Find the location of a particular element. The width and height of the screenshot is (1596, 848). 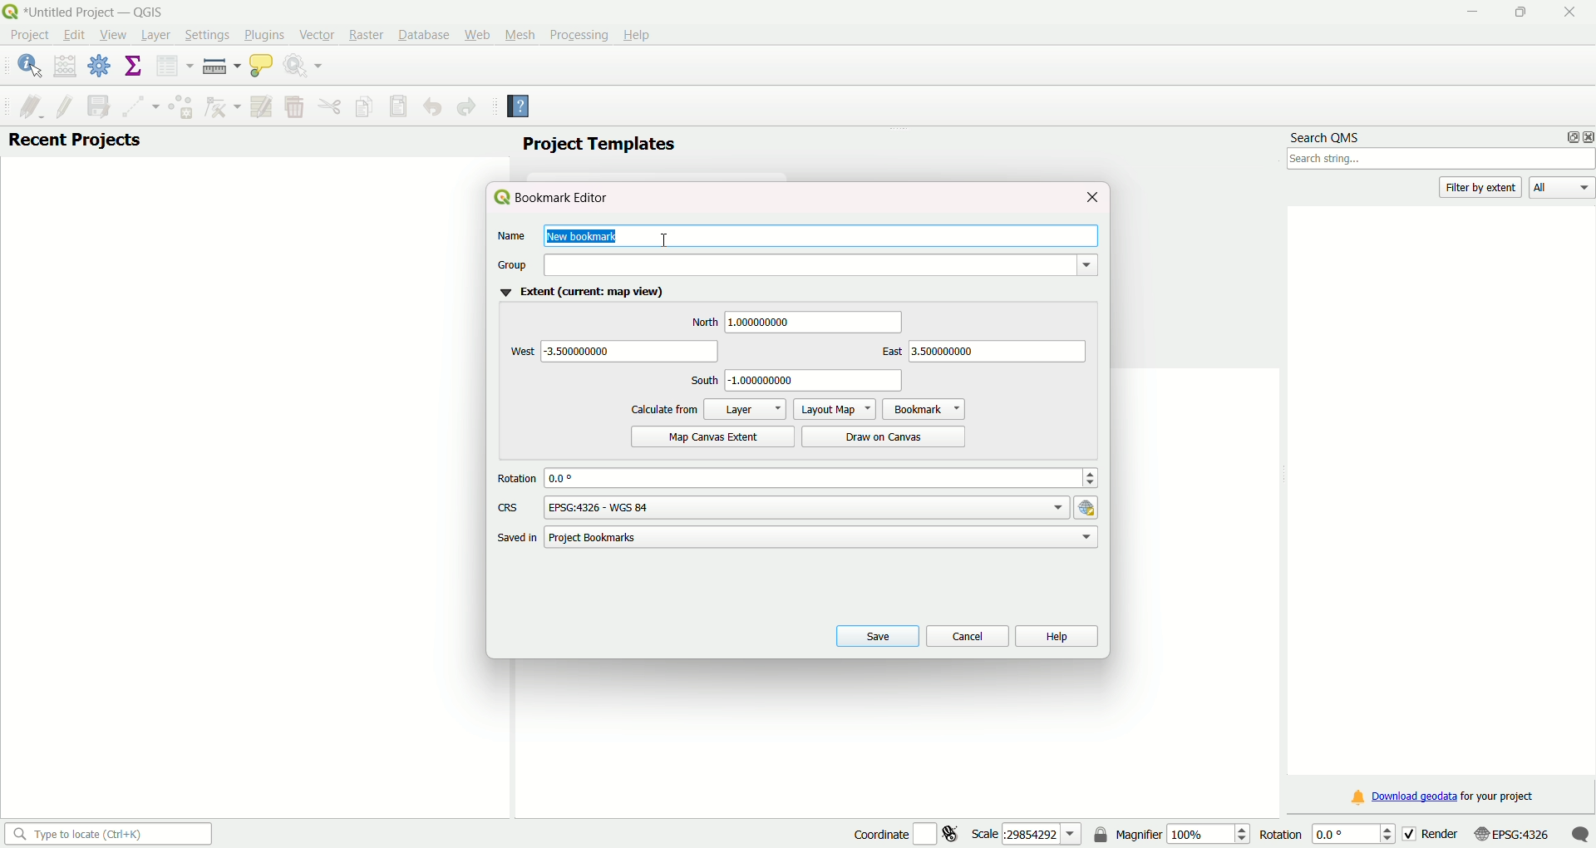

paste feature is located at coordinates (399, 106).